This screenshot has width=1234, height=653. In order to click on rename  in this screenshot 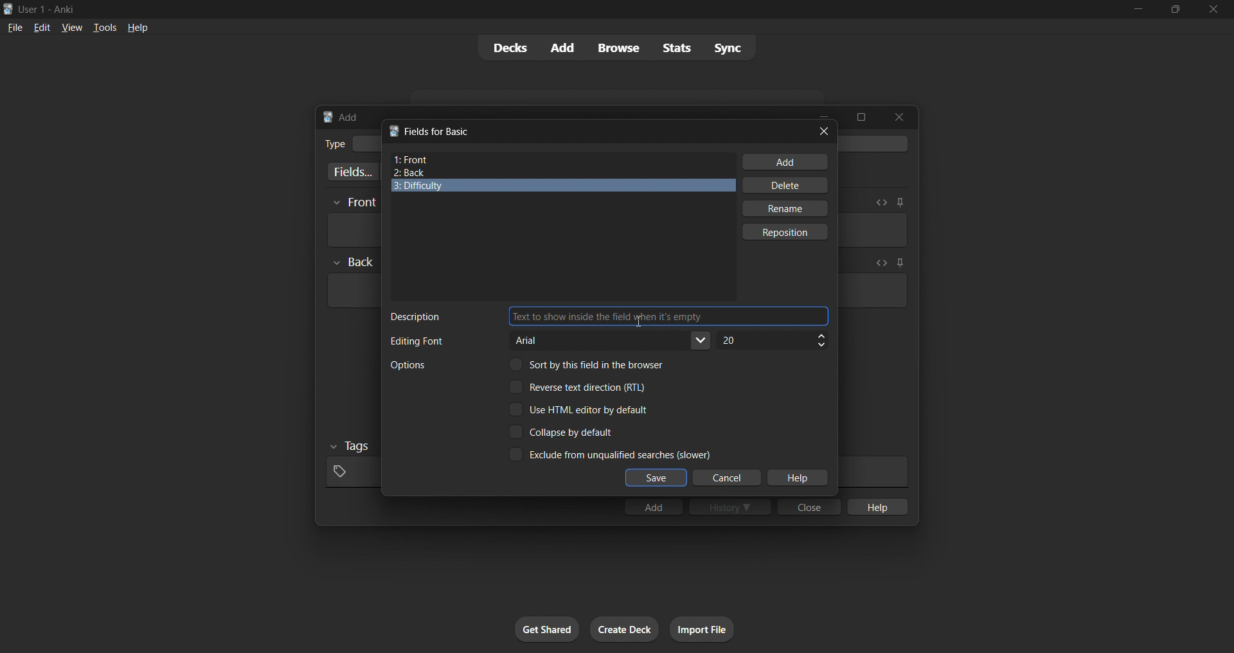, I will do `click(784, 208)`.